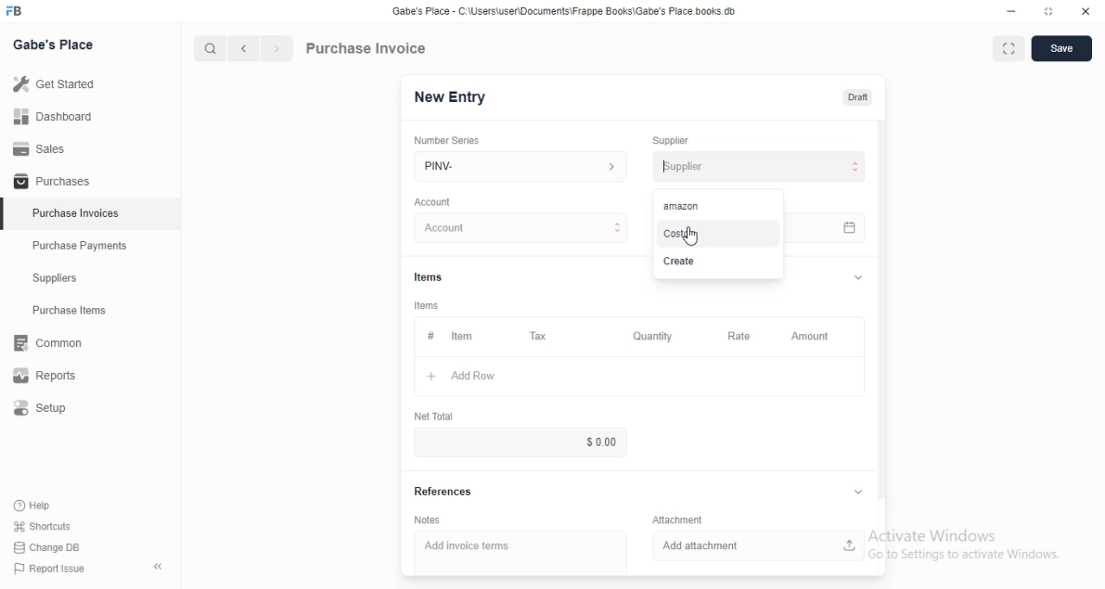  Describe the element at coordinates (90, 277) in the screenshot. I see `Suppliers` at that location.